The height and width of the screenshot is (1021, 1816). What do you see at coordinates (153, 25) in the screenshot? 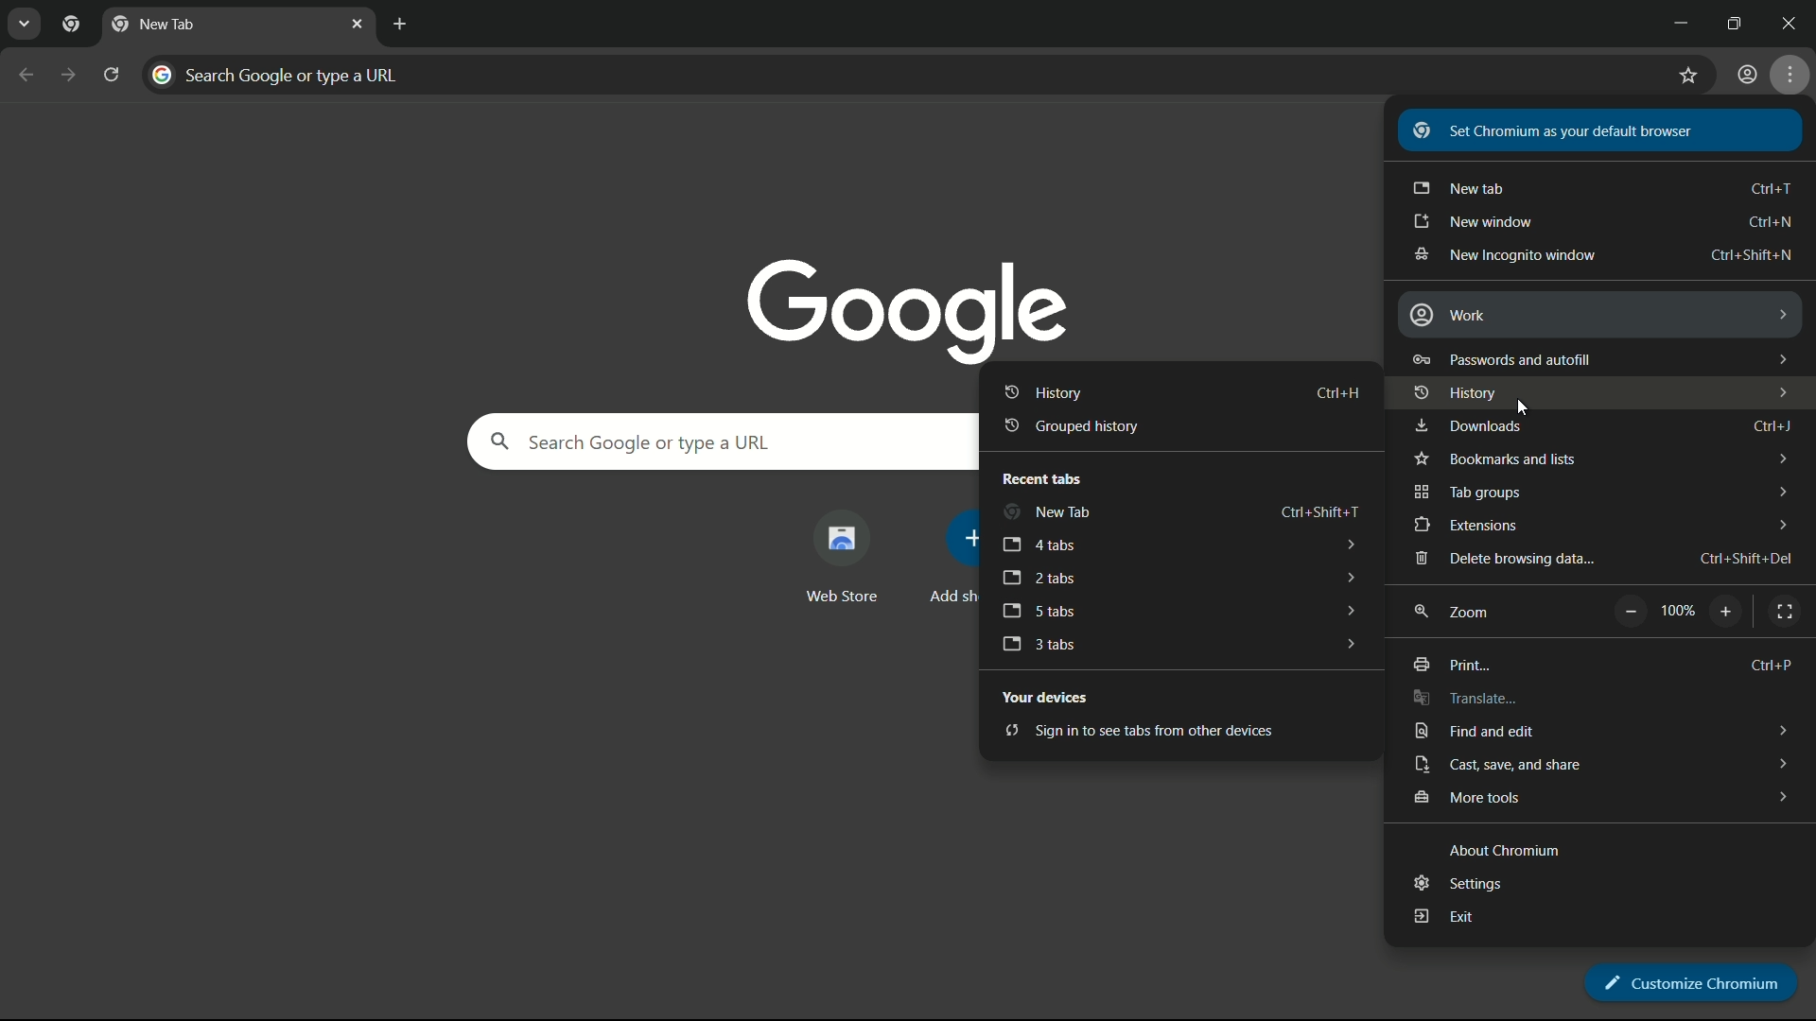
I see `new tab` at bounding box center [153, 25].